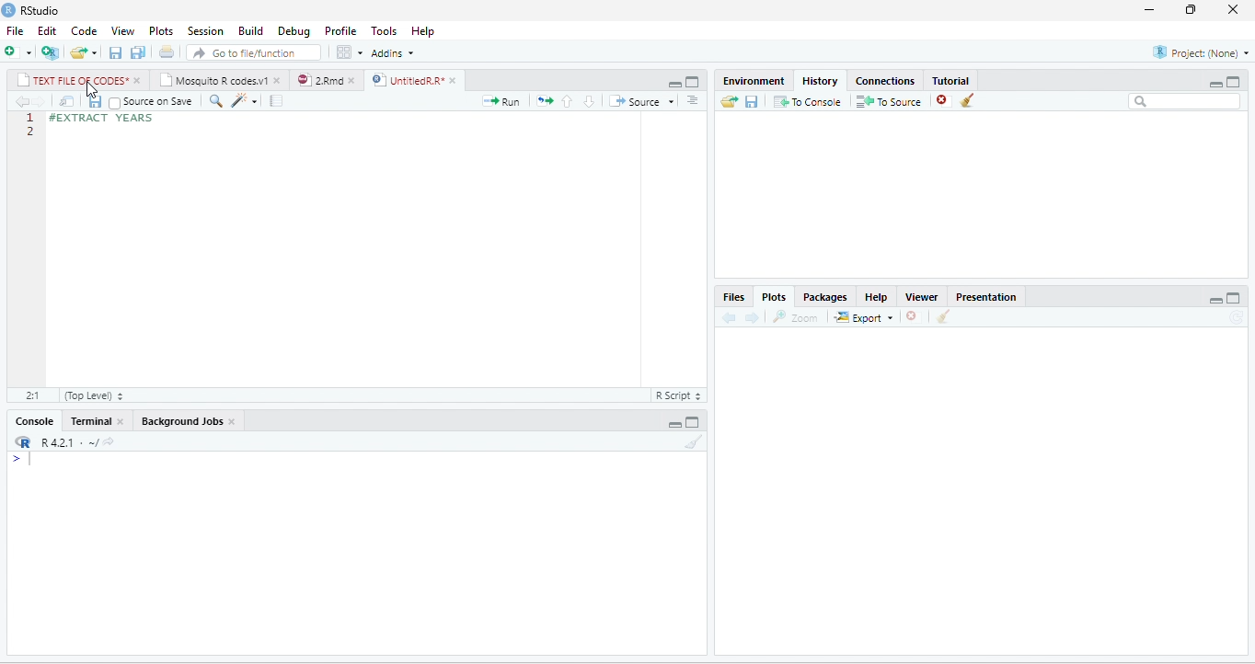  What do you see at coordinates (29, 124) in the screenshot?
I see `line numbering` at bounding box center [29, 124].